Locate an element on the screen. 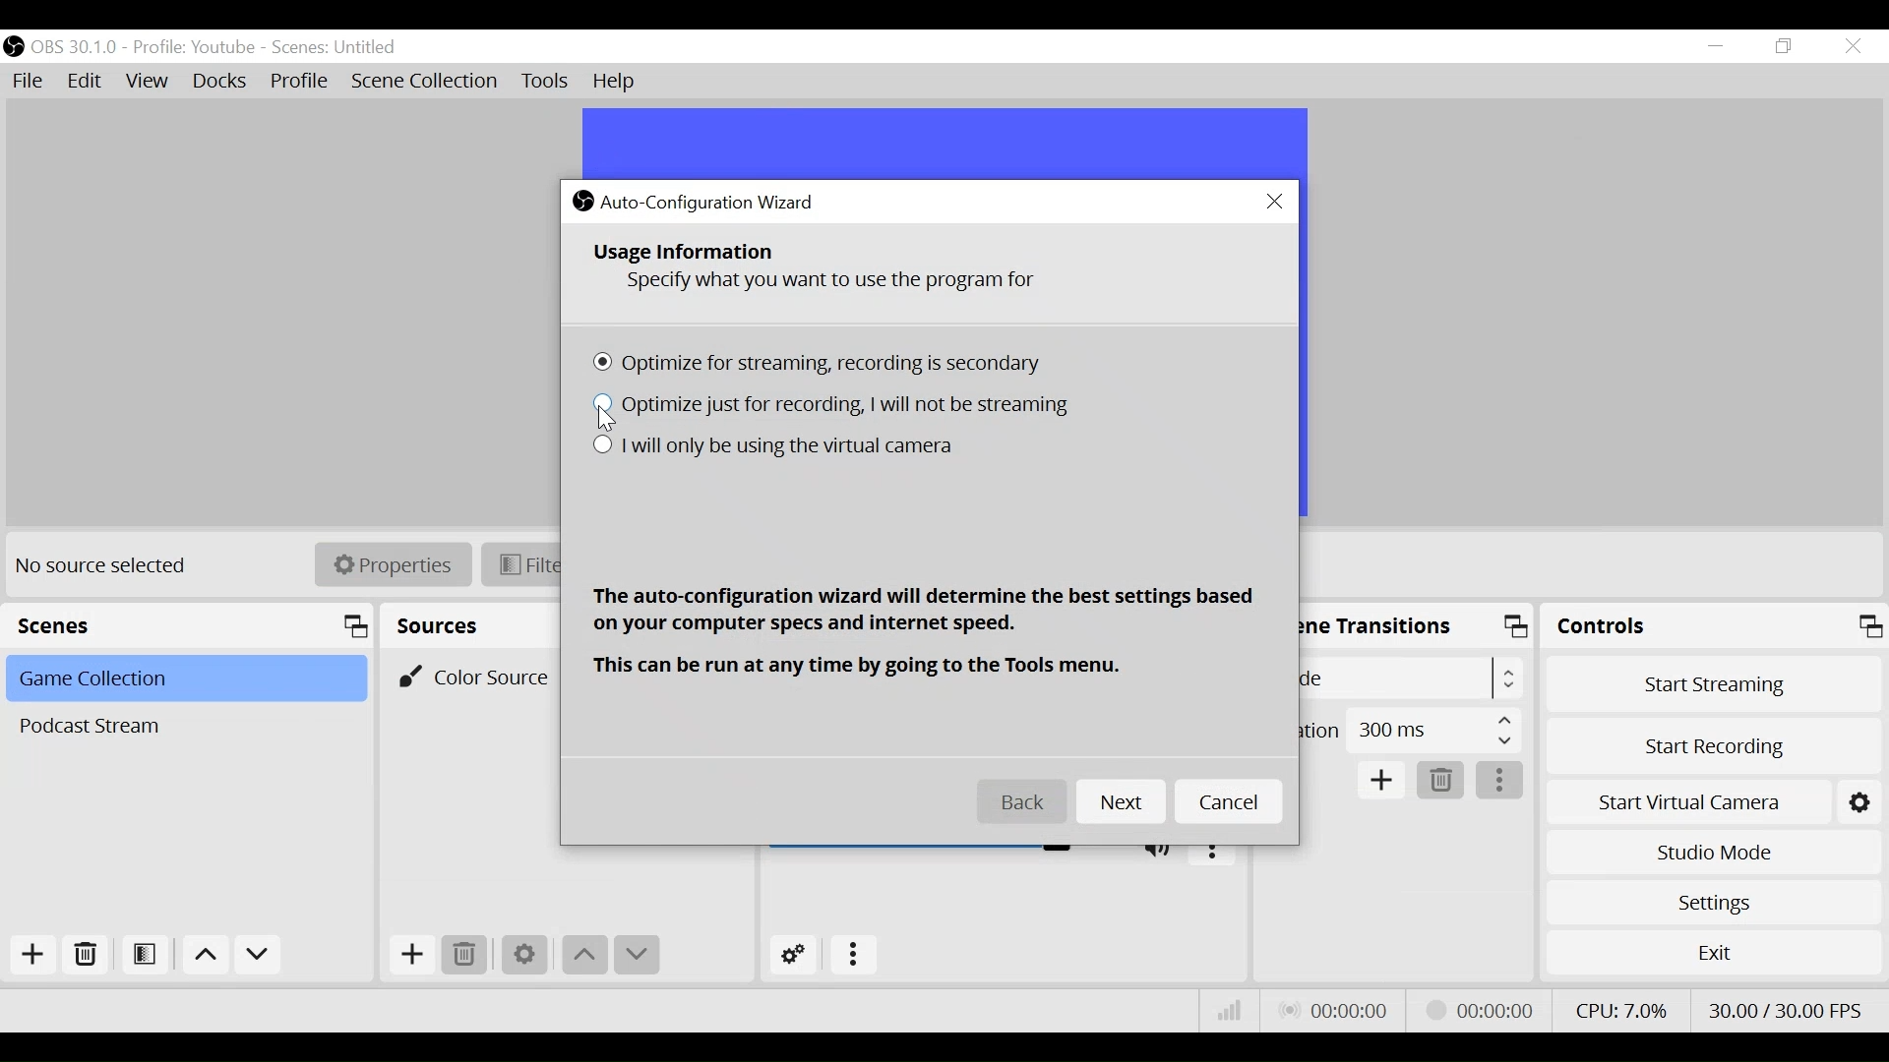  Close is located at coordinates (1855, 46).